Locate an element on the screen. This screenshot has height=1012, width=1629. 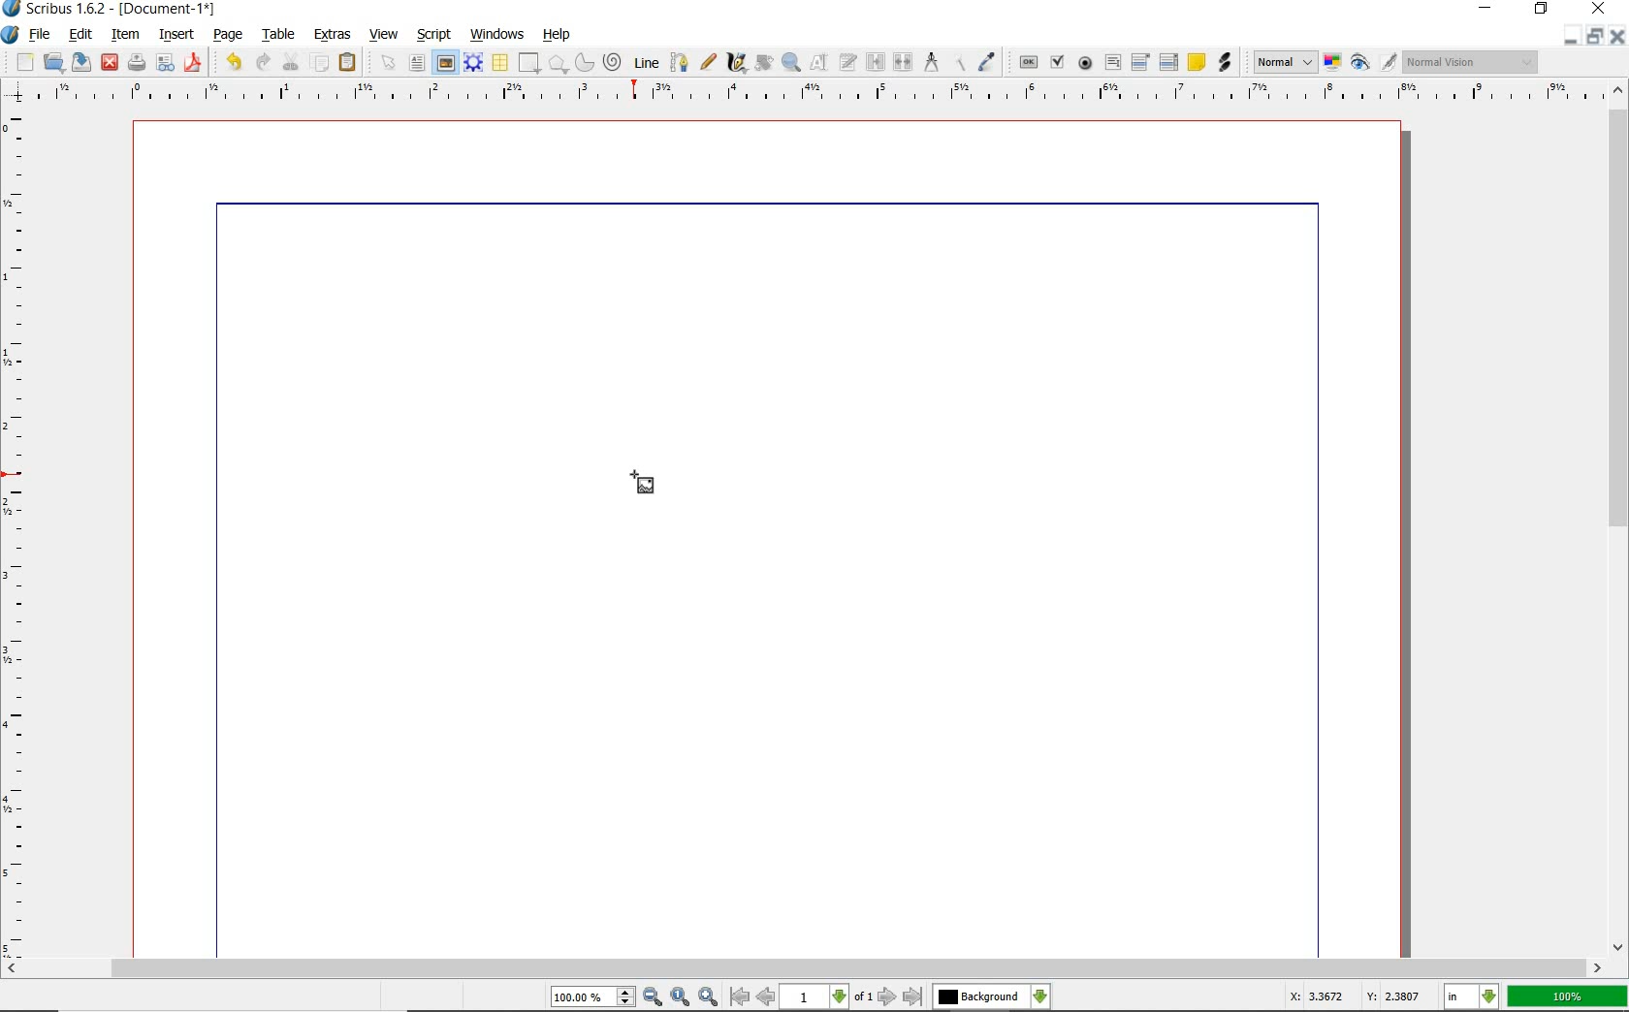
extras is located at coordinates (333, 34).